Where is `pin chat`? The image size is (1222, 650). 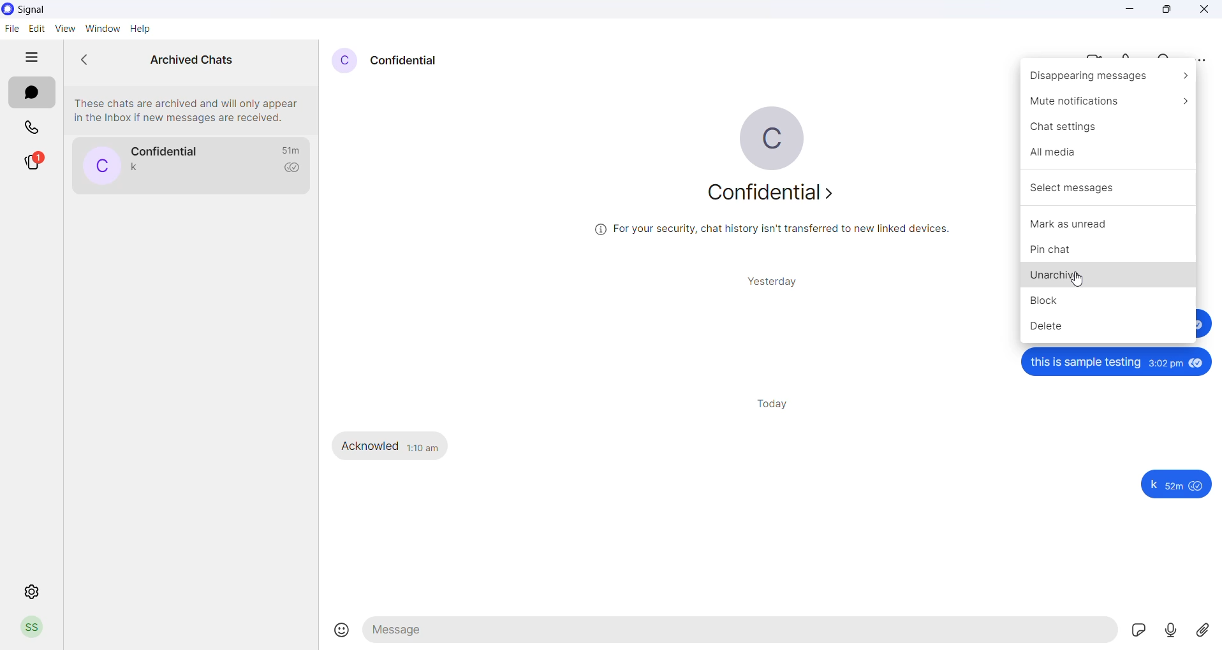 pin chat is located at coordinates (1108, 250).